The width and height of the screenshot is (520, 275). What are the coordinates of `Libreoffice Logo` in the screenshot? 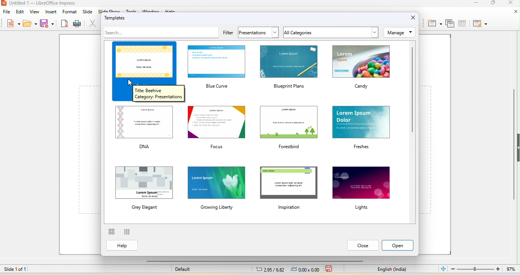 It's located at (4, 3).